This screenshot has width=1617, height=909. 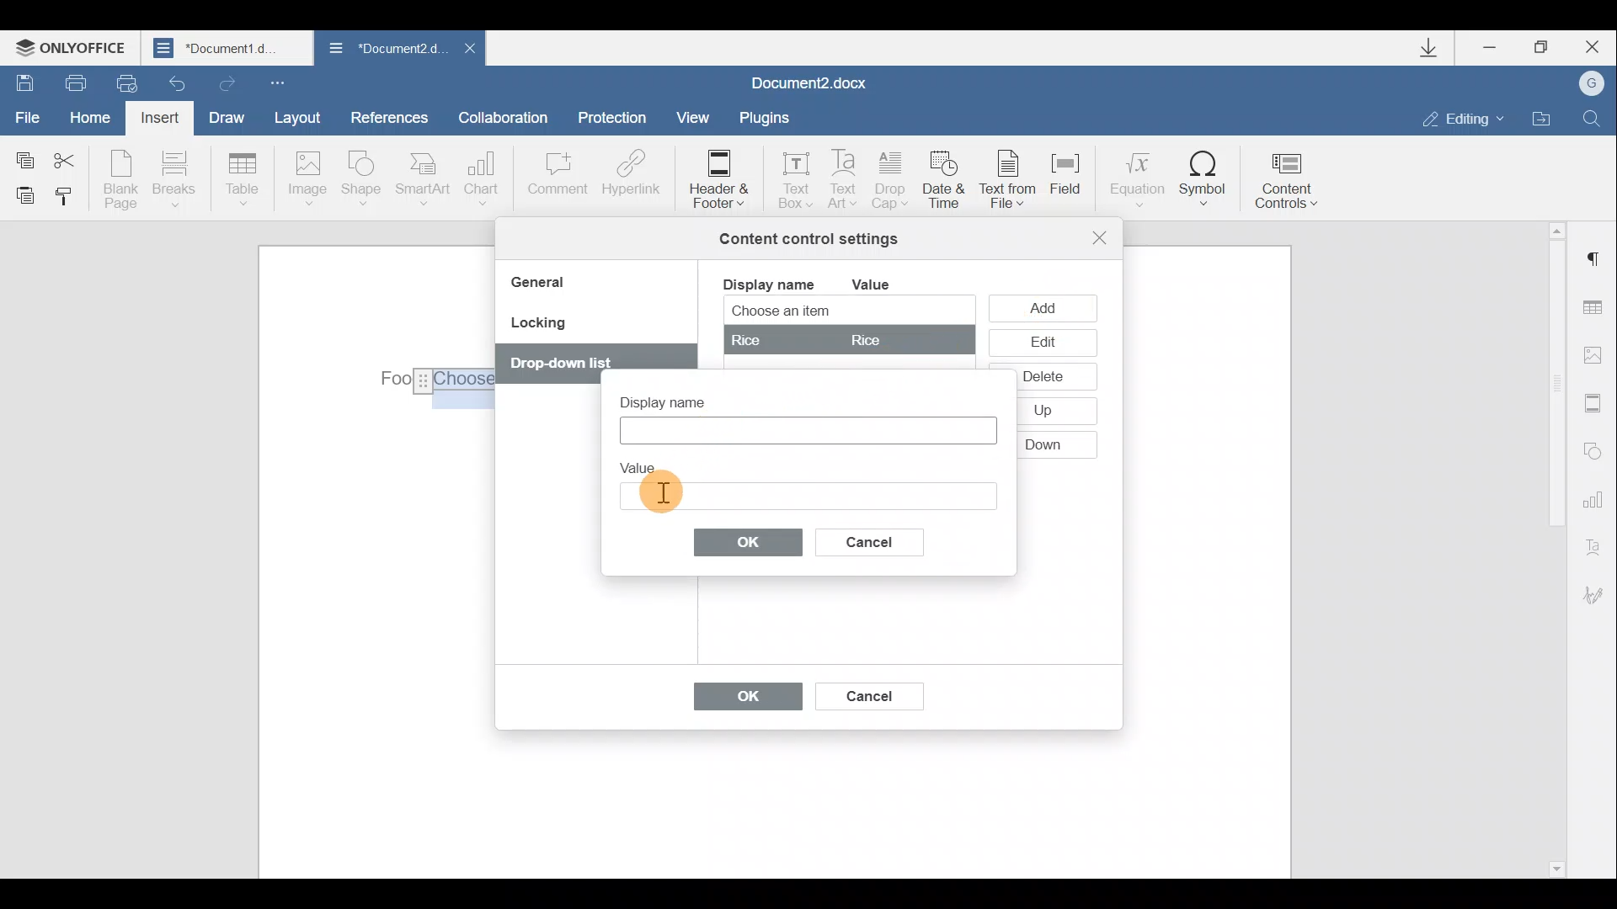 I want to click on File, so click(x=29, y=115).